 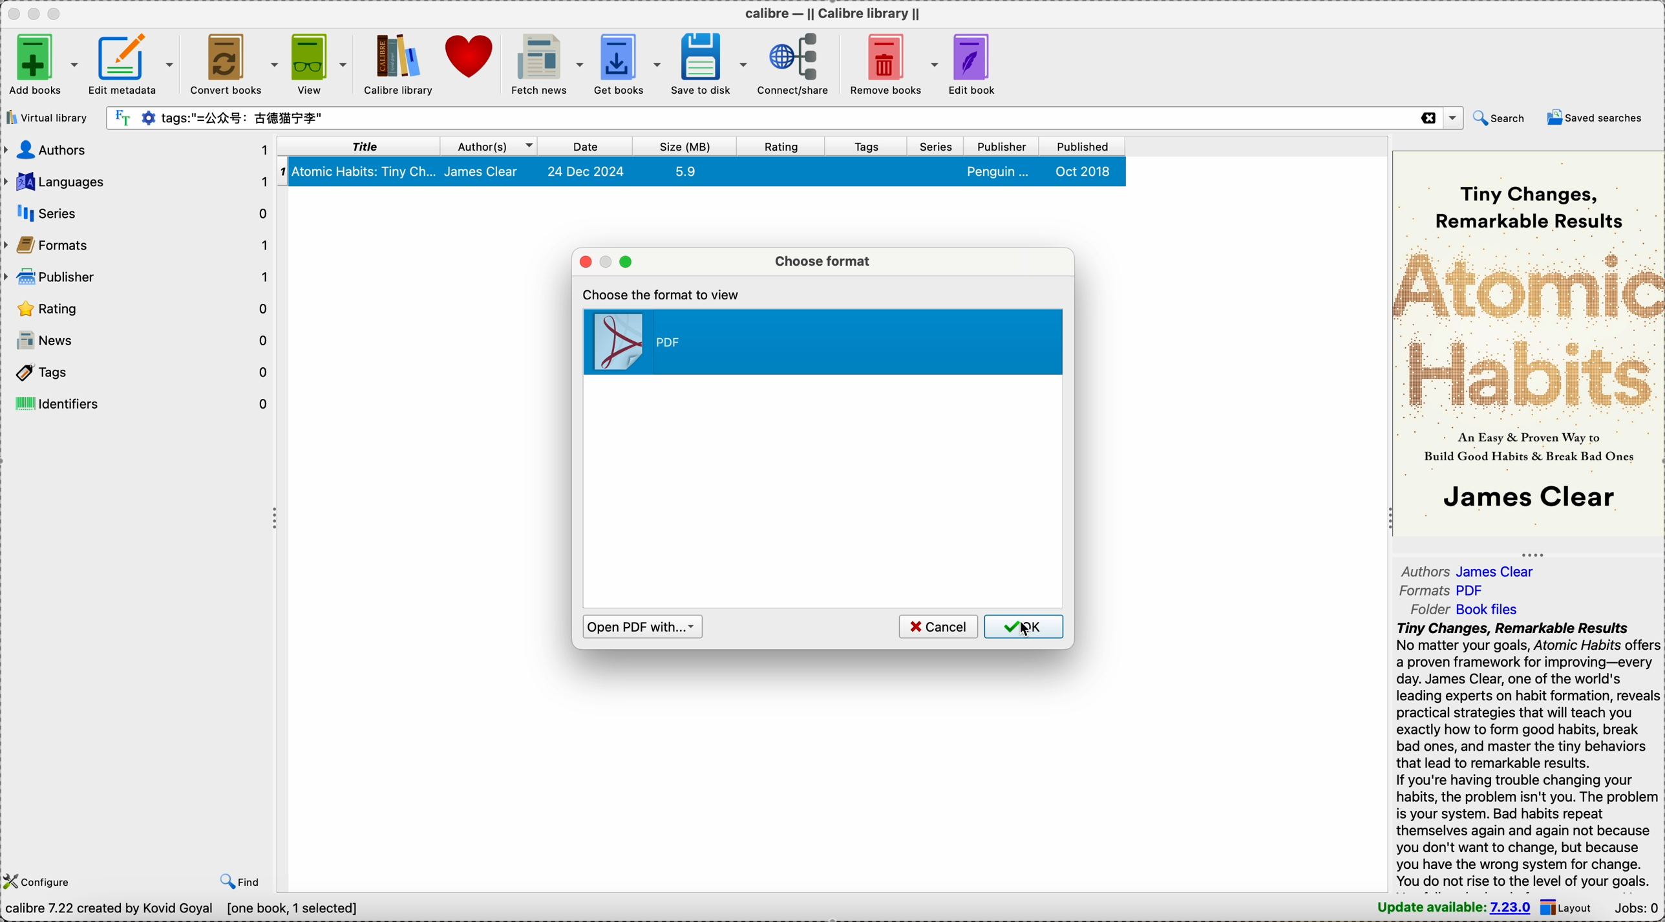 I want to click on authors, so click(x=138, y=151).